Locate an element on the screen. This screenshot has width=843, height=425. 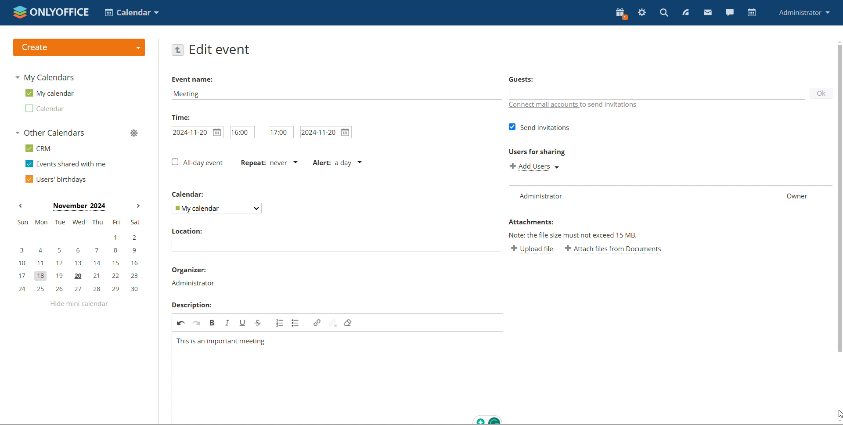
strikethrough is located at coordinates (258, 323).